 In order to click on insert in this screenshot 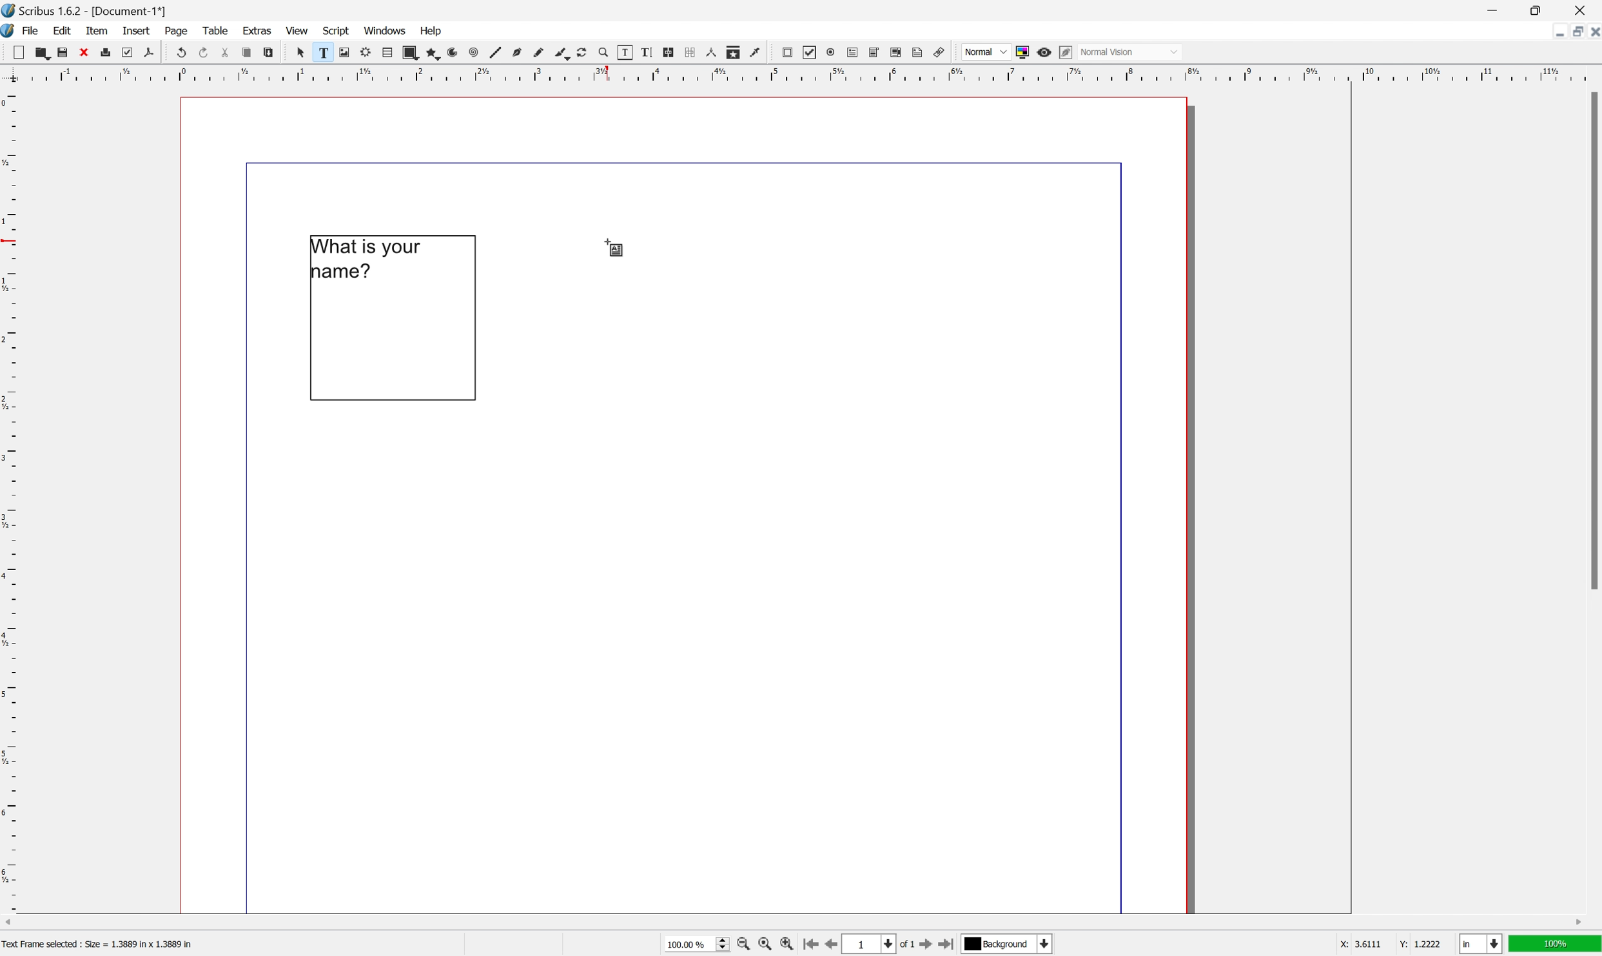, I will do `click(136, 29)`.